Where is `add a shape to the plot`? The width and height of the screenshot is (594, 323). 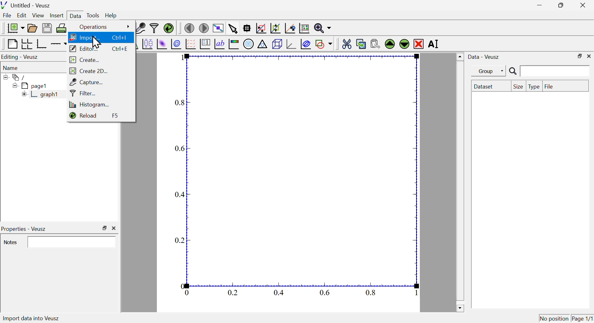
add a shape to the plot is located at coordinates (324, 44).